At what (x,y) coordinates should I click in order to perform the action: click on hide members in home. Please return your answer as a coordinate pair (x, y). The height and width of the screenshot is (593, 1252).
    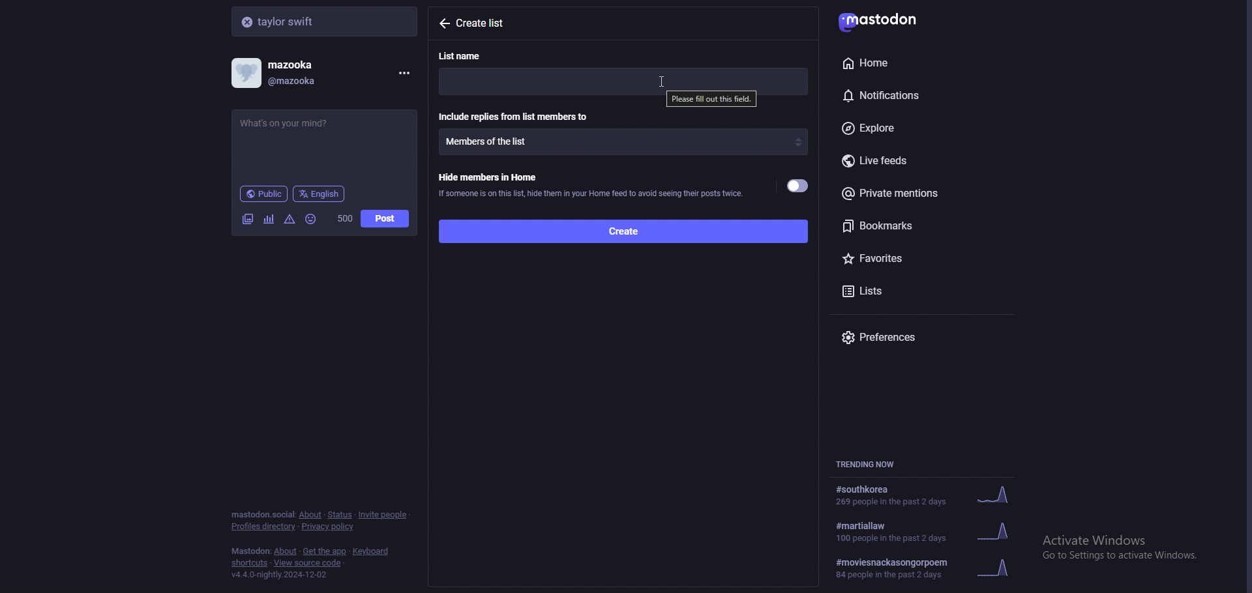
    Looking at the image, I should click on (590, 184).